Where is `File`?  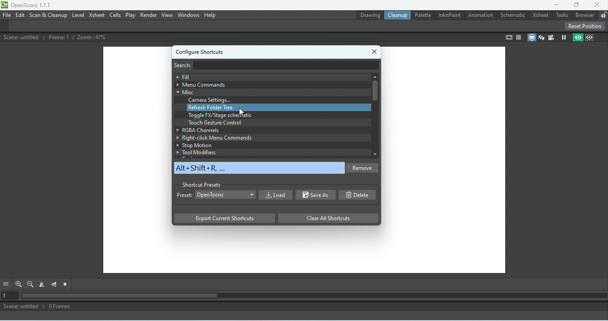 File is located at coordinates (7, 15).